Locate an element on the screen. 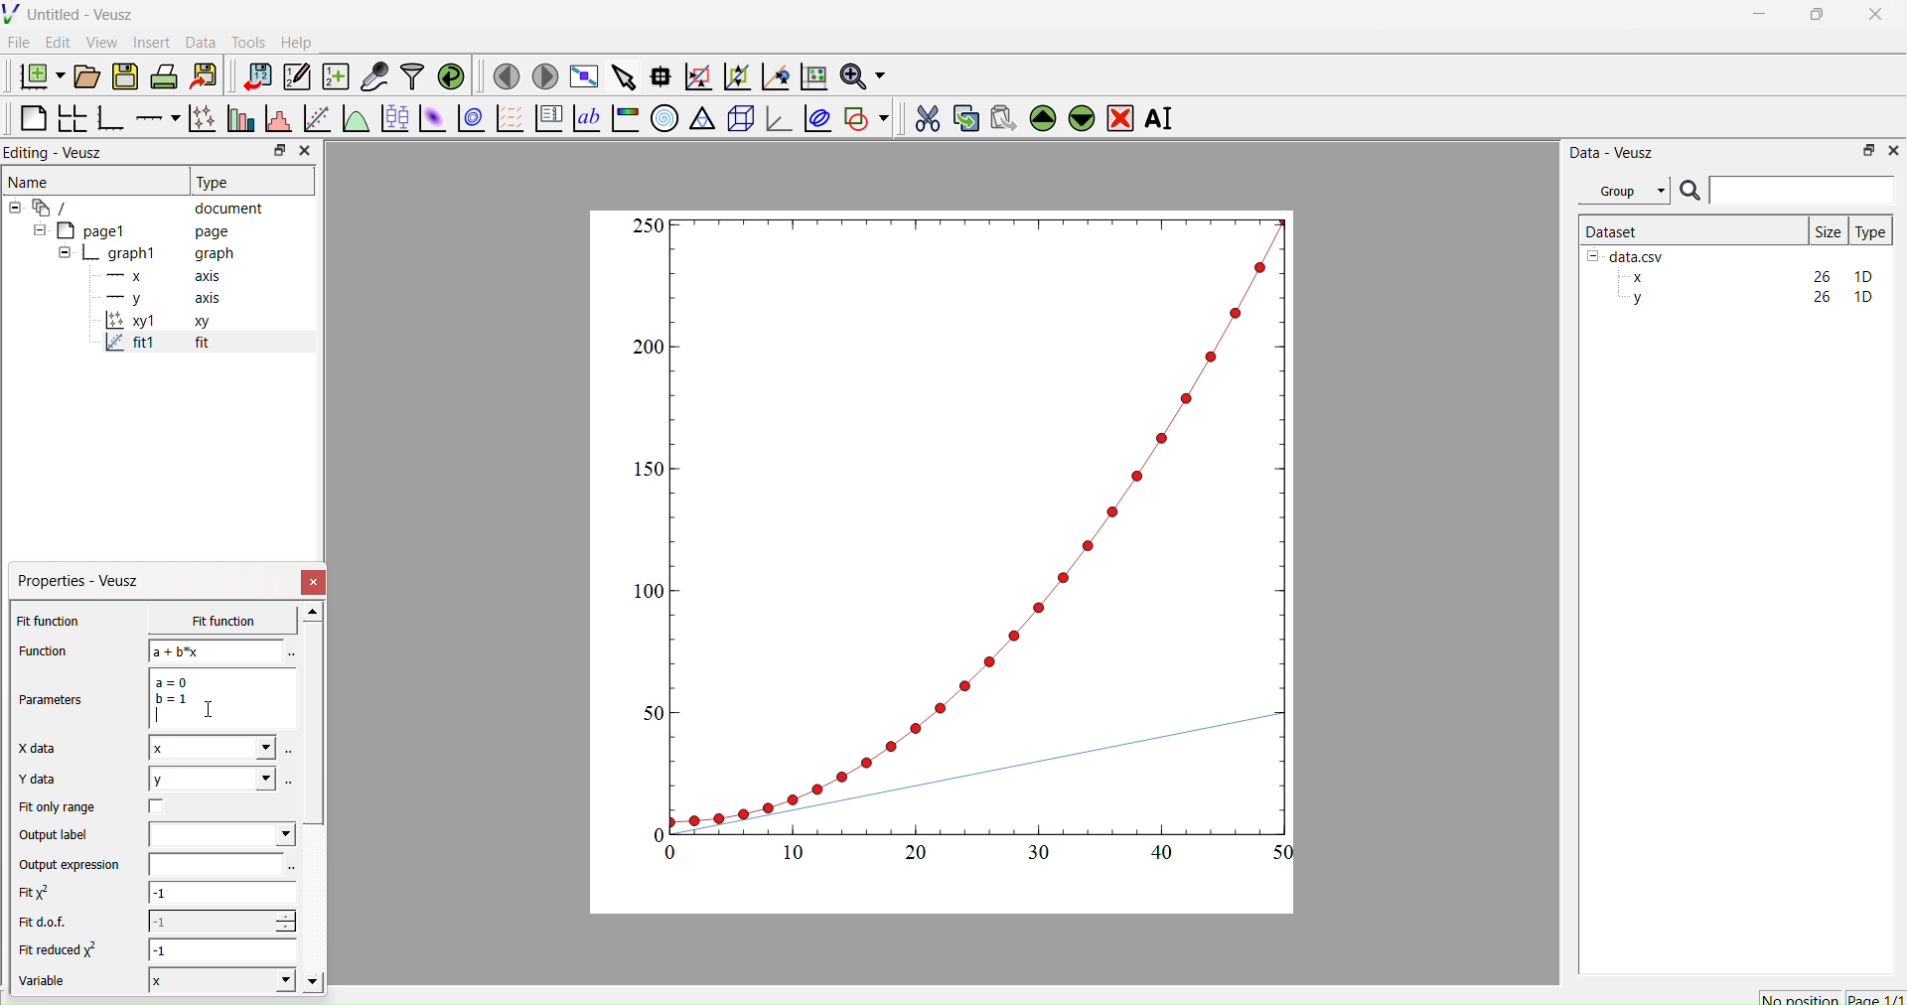 The height and width of the screenshot is (1005, 1907). Remove is located at coordinates (1119, 116).